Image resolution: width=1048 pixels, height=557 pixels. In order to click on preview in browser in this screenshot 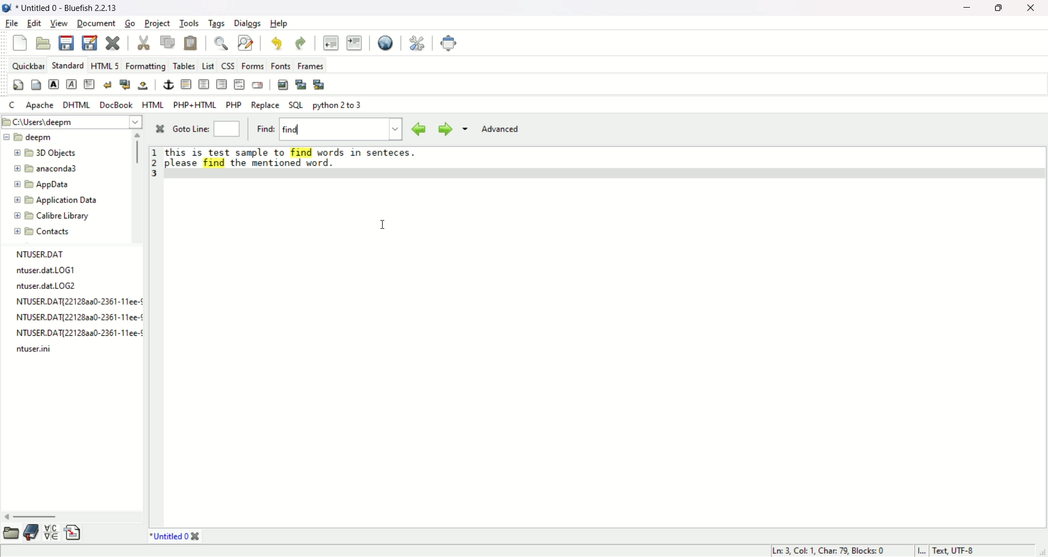, I will do `click(385, 42)`.